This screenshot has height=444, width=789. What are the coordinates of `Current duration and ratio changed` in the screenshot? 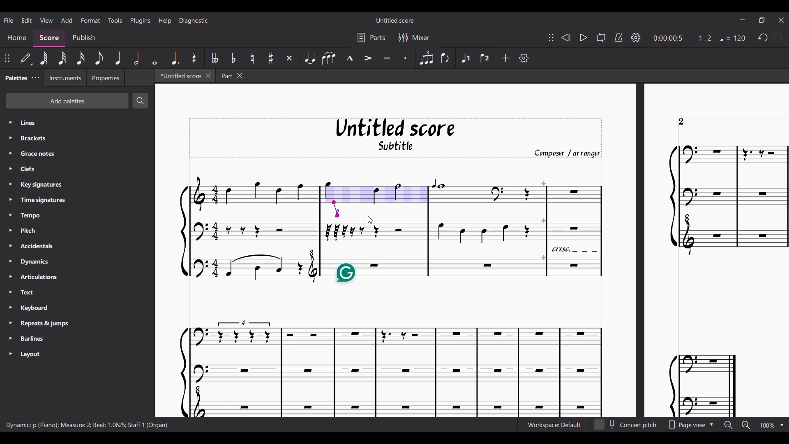 It's located at (683, 38).